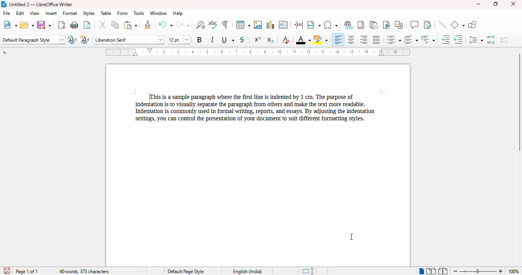  I want to click on insert bookmark, so click(387, 25).